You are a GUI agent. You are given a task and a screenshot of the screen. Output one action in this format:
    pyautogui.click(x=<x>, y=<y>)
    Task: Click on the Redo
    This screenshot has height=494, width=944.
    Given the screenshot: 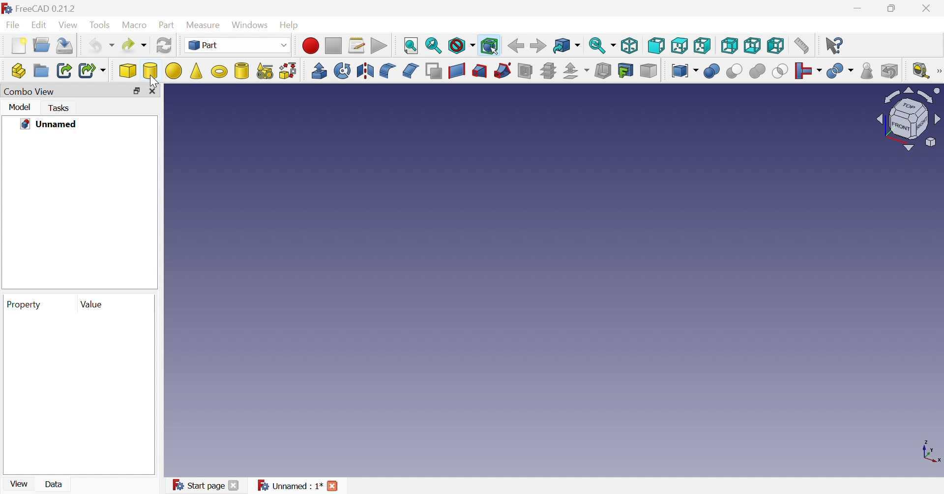 What is the action you would take?
    pyautogui.click(x=133, y=46)
    